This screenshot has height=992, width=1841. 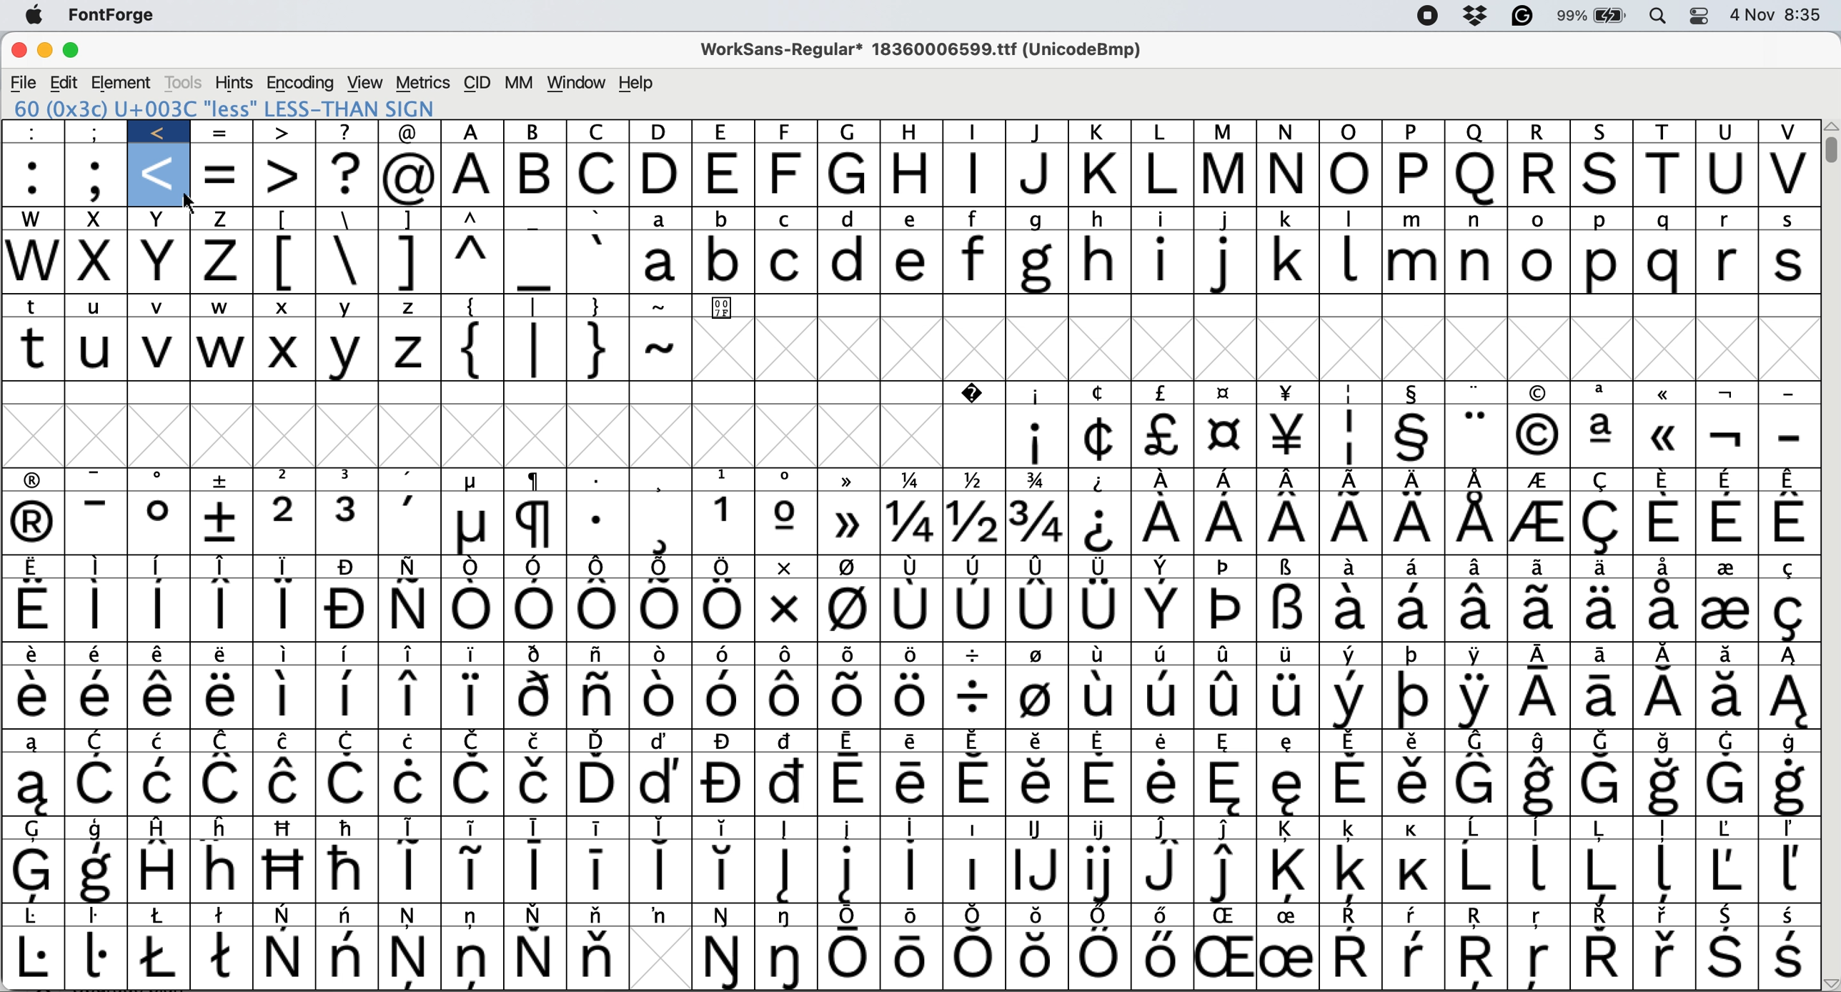 I want to click on e, so click(x=725, y=132).